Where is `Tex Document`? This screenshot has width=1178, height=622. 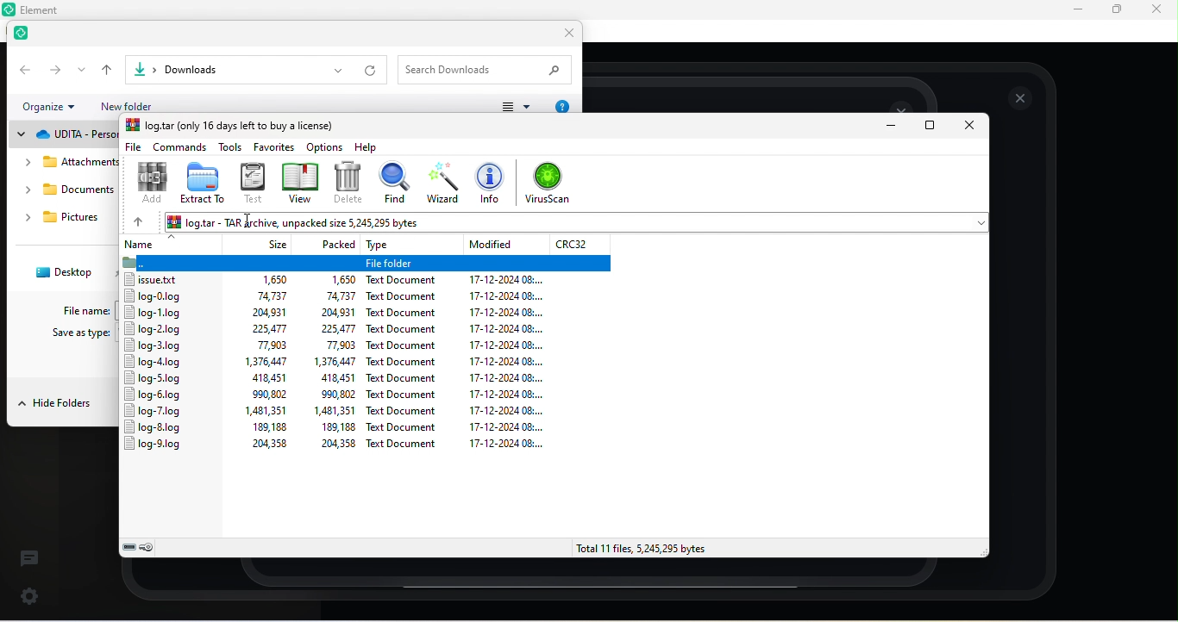 Tex Document is located at coordinates (403, 281).